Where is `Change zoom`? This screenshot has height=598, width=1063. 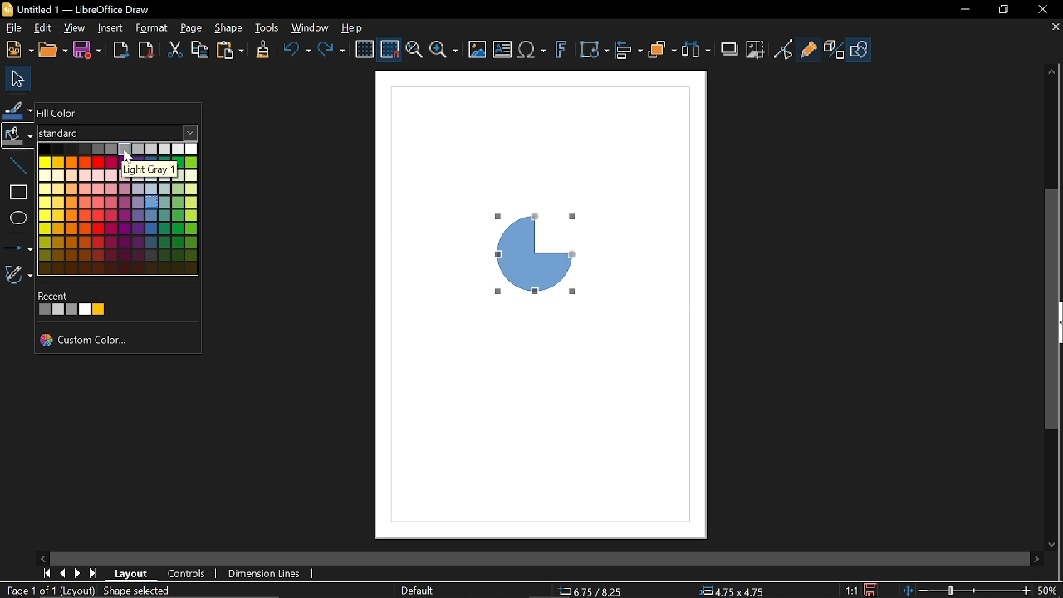
Change zoom is located at coordinates (965, 591).